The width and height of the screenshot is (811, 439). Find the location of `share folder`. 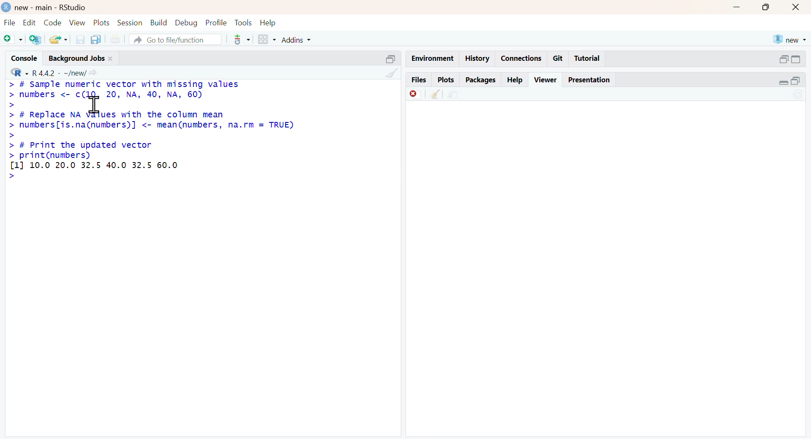

share folder is located at coordinates (60, 40).